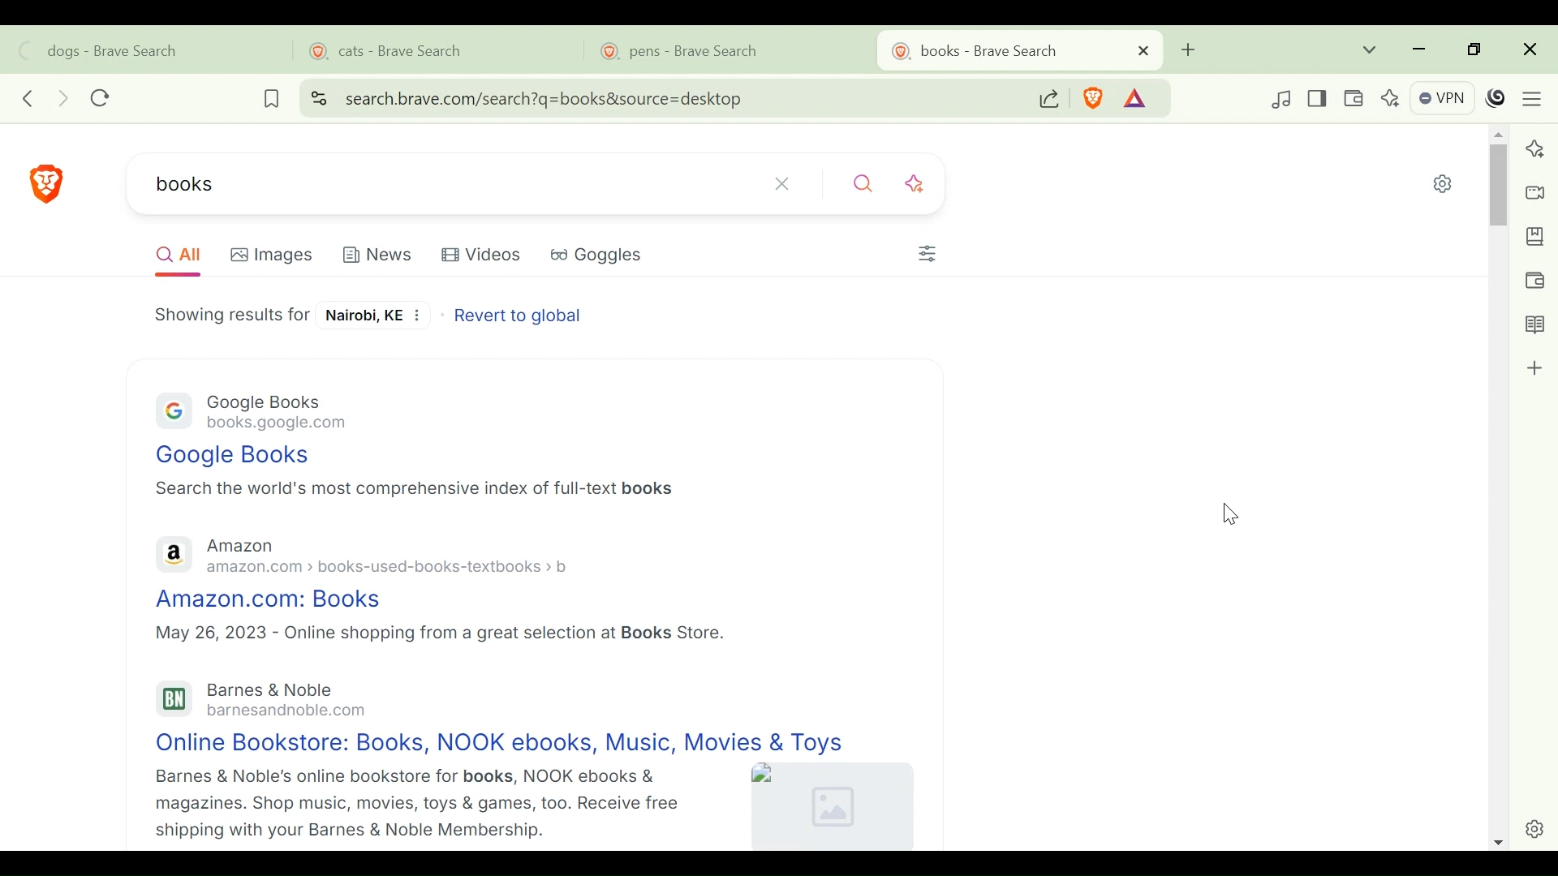  What do you see at coordinates (279, 312) in the screenshot?
I see `Search result` at bounding box center [279, 312].